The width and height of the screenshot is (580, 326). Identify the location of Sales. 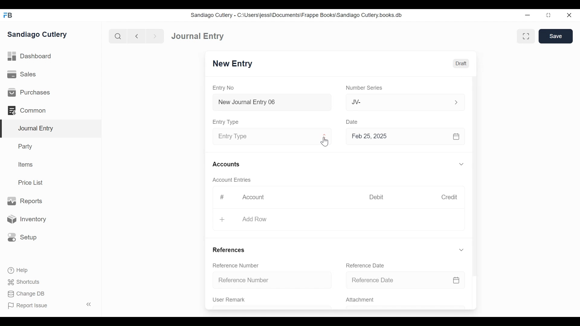
(24, 75).